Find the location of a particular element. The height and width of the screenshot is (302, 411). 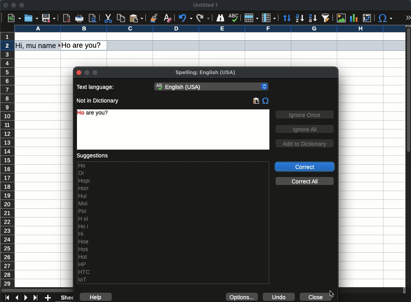

sort is located at coordinates (287, 18).